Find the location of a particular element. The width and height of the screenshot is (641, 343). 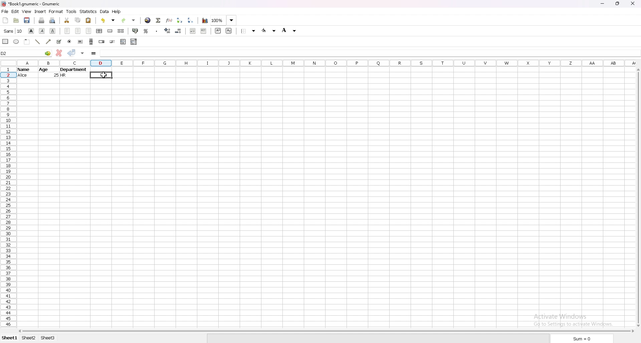

superscript is located at coordinates (218, 31).